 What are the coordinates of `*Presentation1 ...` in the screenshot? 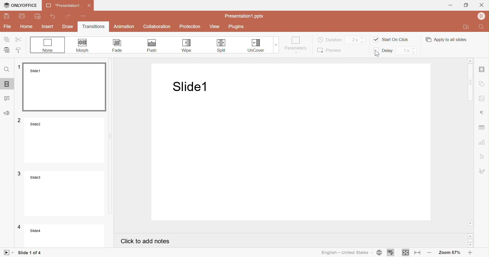 It's located at (64, 6).